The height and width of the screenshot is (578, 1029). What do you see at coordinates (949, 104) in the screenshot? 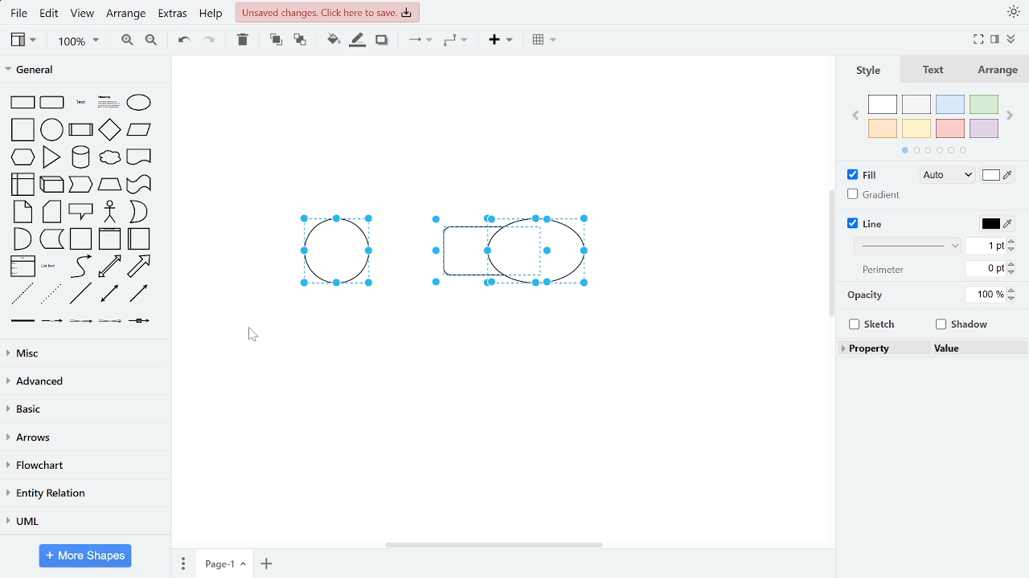
I see `blue` at bounding box center [949, 104].